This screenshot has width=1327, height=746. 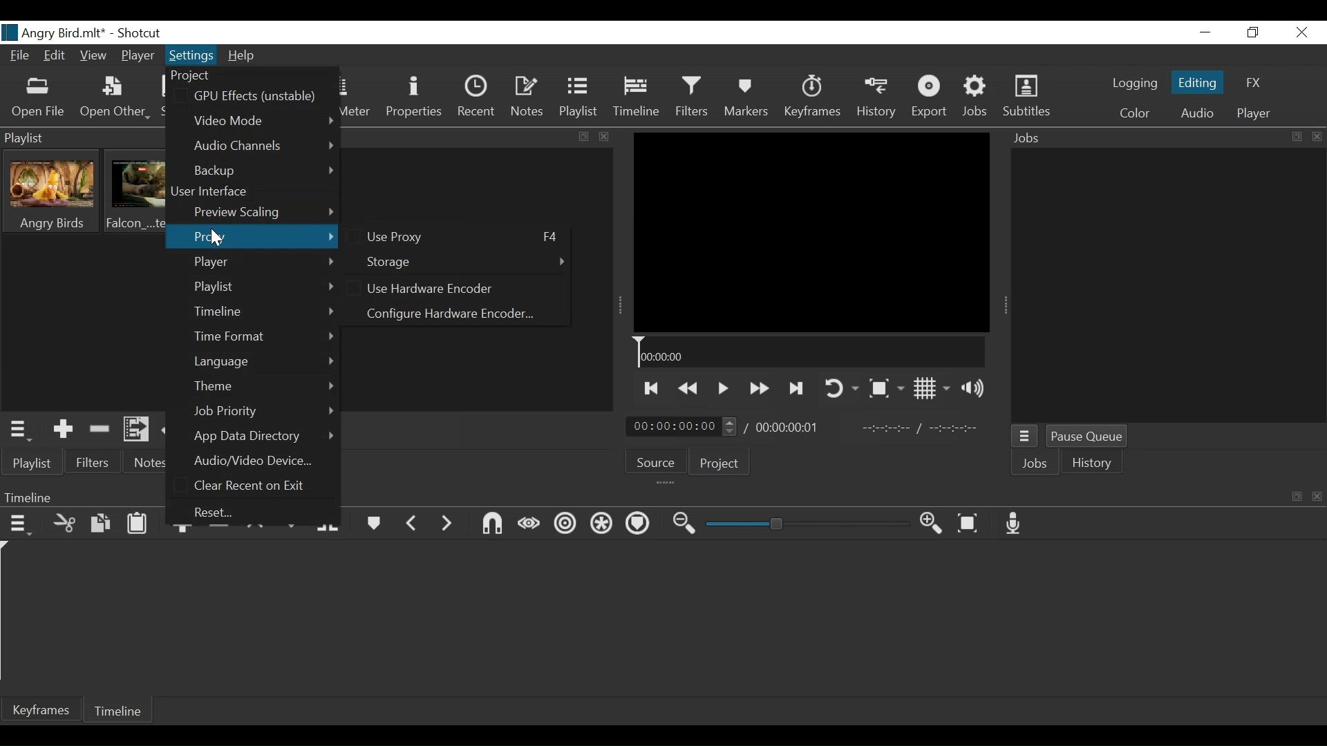 I want to click on Record audio, so click(x=1015, y=522).